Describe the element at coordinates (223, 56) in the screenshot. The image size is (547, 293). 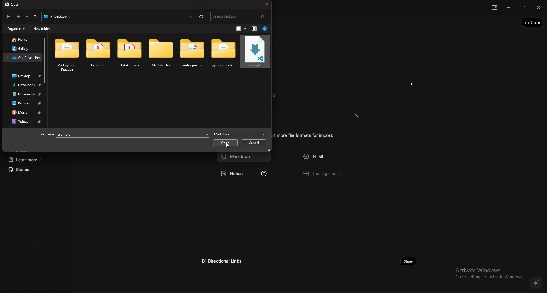
I see `folder` at that location.